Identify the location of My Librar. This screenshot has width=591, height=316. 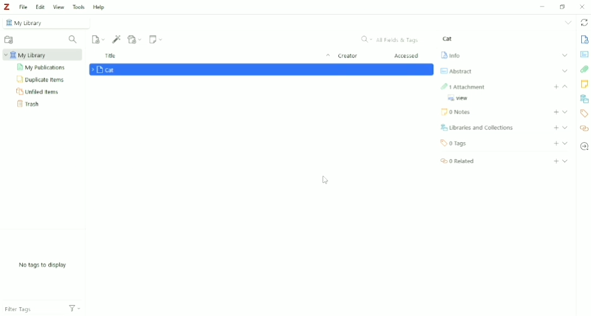
(43, 55).